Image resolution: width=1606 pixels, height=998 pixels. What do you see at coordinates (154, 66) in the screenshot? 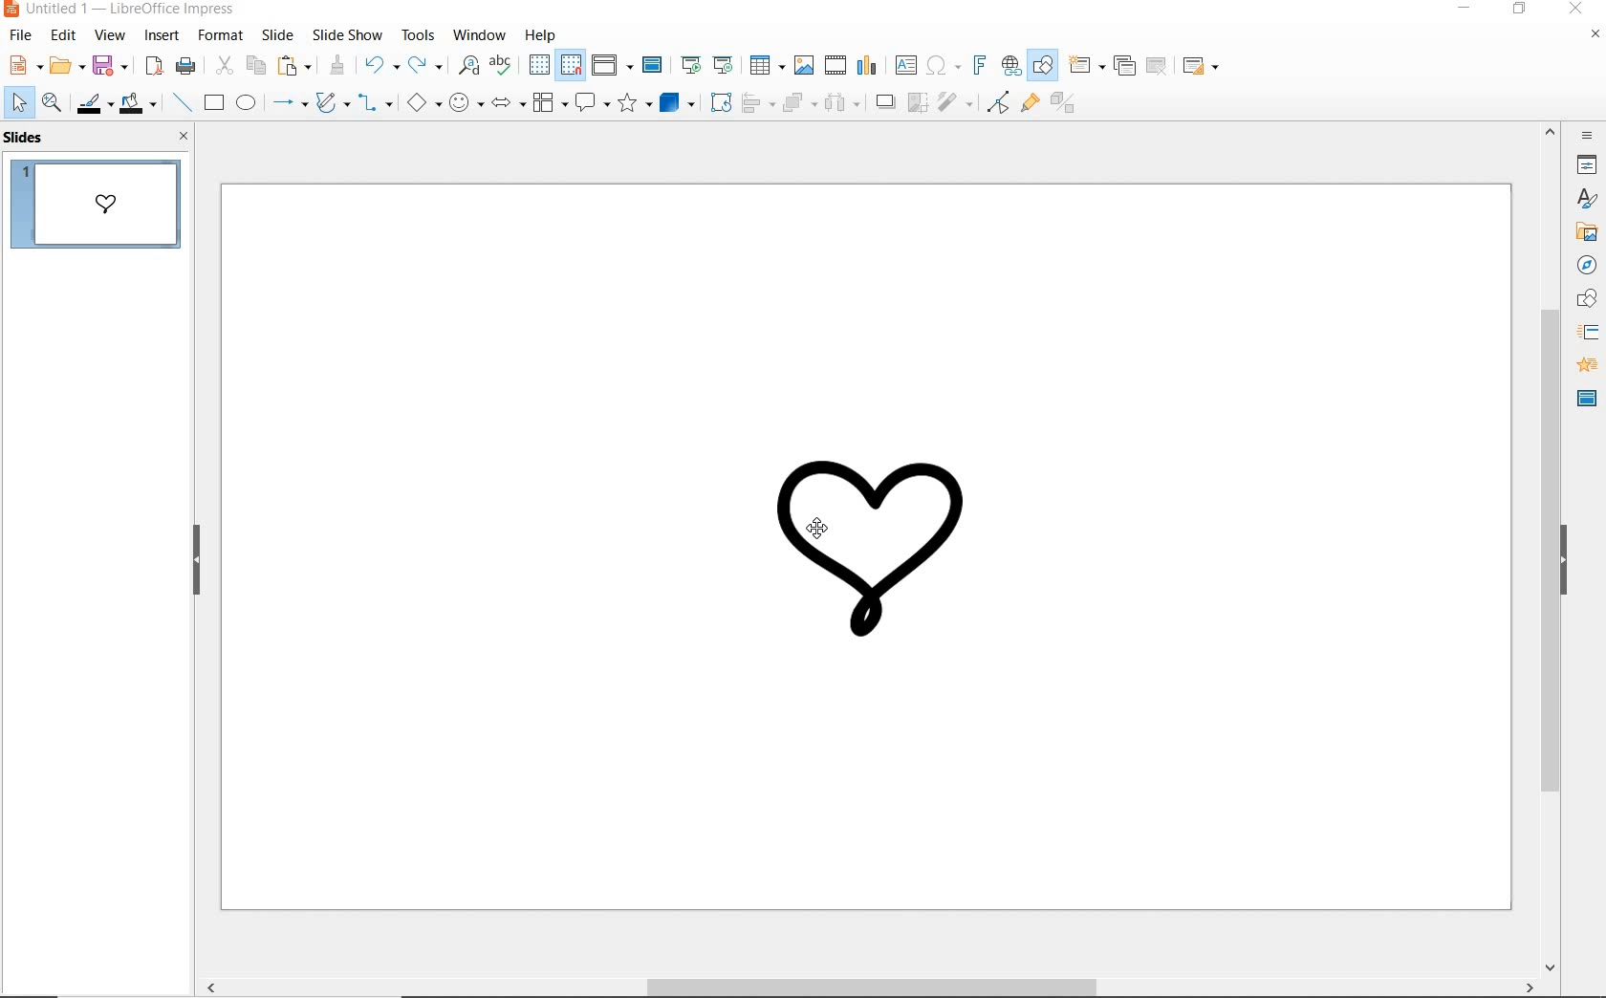
I see `export as pdf` at bounding box center [154, 66].